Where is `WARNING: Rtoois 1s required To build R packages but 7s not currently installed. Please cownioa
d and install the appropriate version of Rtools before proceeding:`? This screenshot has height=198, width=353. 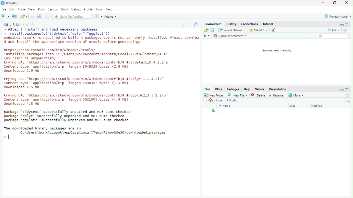
WARNING: Rtoois 1s required To build R packages but 7s not currently installed. Please cownioa
d and install the appropriate version of Rtools before proceeding: is located at coordinates (101, 40).